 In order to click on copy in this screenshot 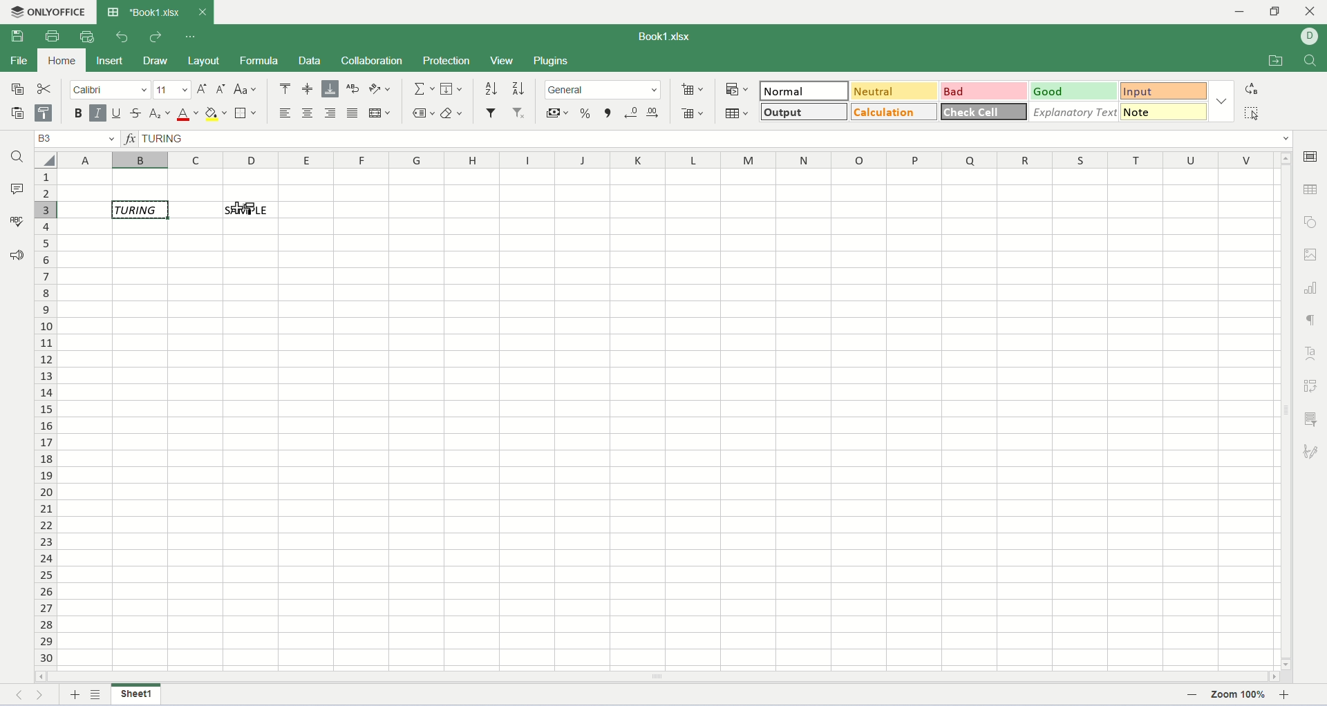, I will do `click(13, 88)`.